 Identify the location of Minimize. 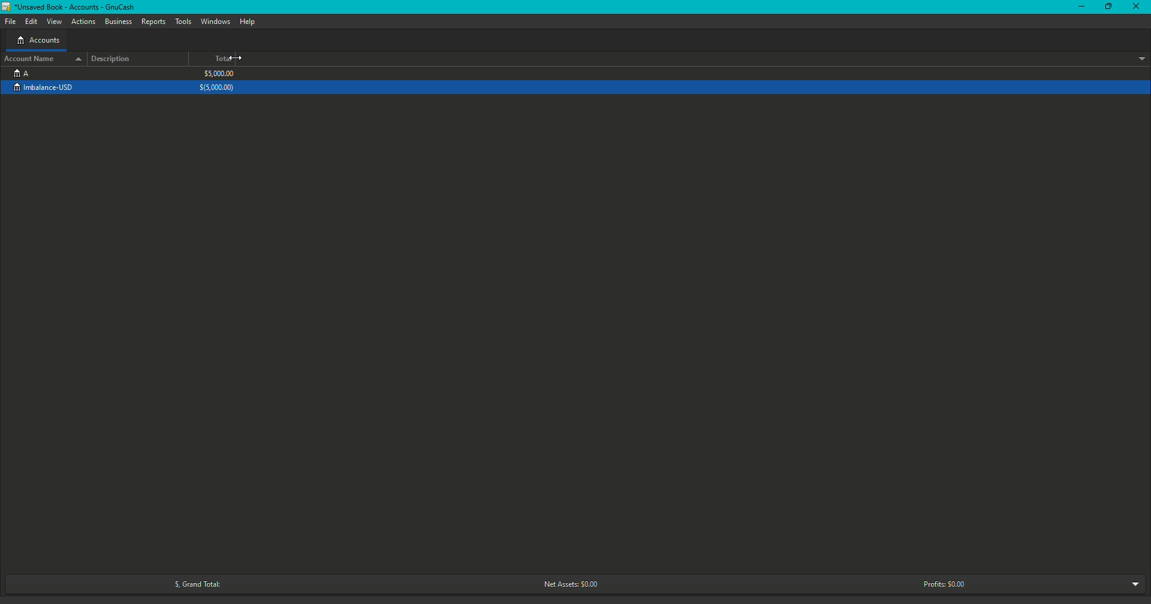
(1082, 7).